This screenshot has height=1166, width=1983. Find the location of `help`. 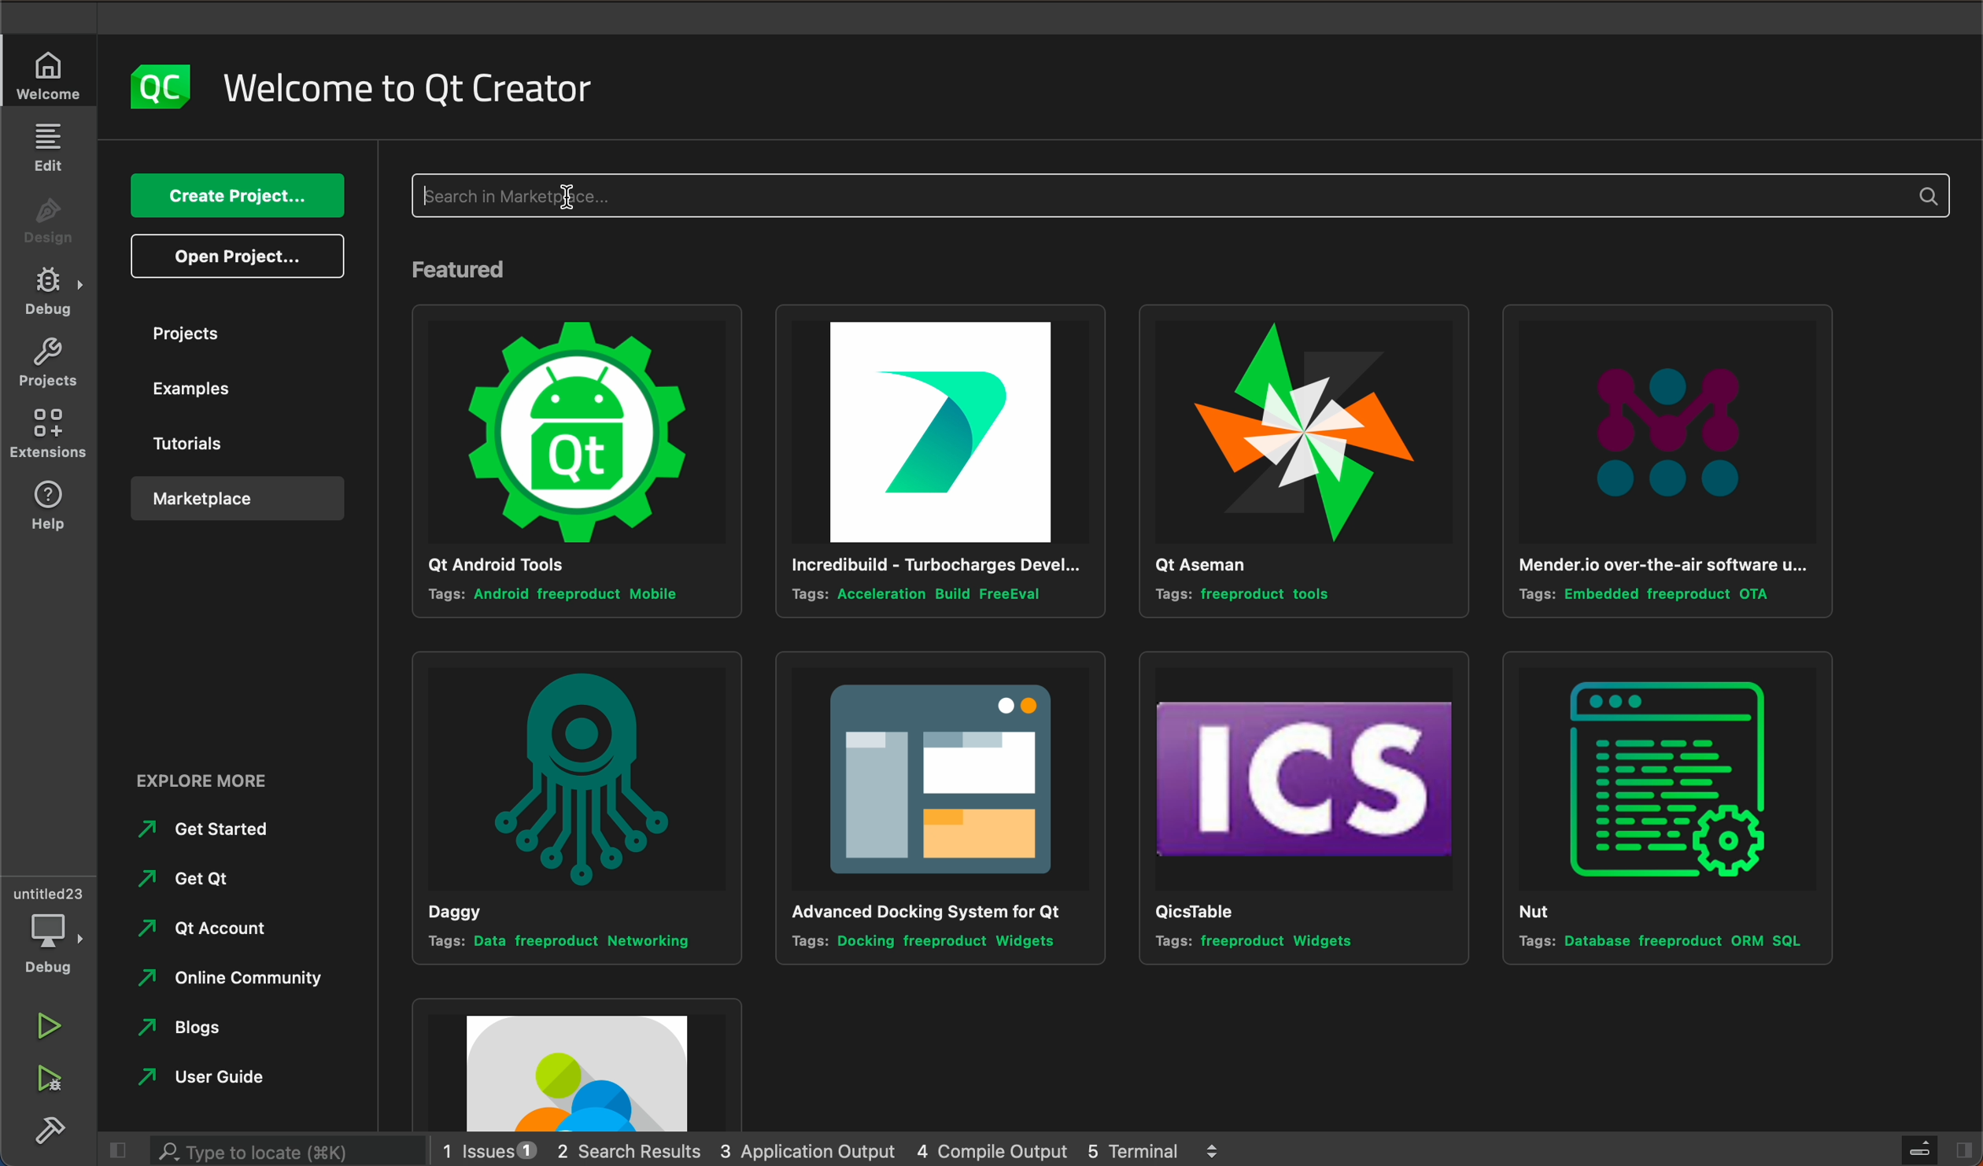

help is located at coordinates (47, 506).